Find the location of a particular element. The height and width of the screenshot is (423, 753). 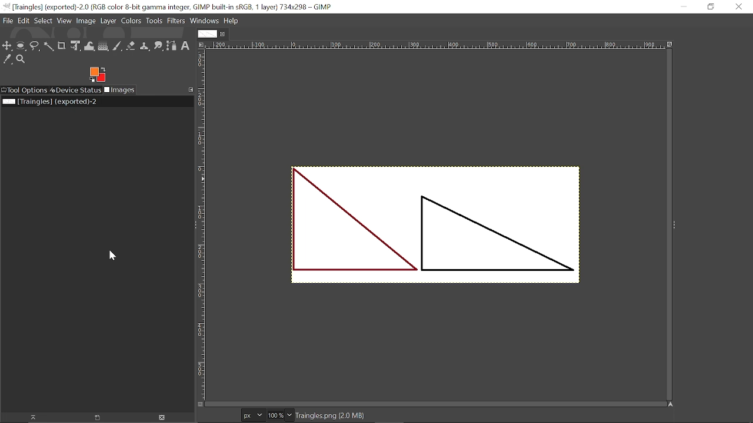

Raise this image's displays is located at coordinates (34, 417).